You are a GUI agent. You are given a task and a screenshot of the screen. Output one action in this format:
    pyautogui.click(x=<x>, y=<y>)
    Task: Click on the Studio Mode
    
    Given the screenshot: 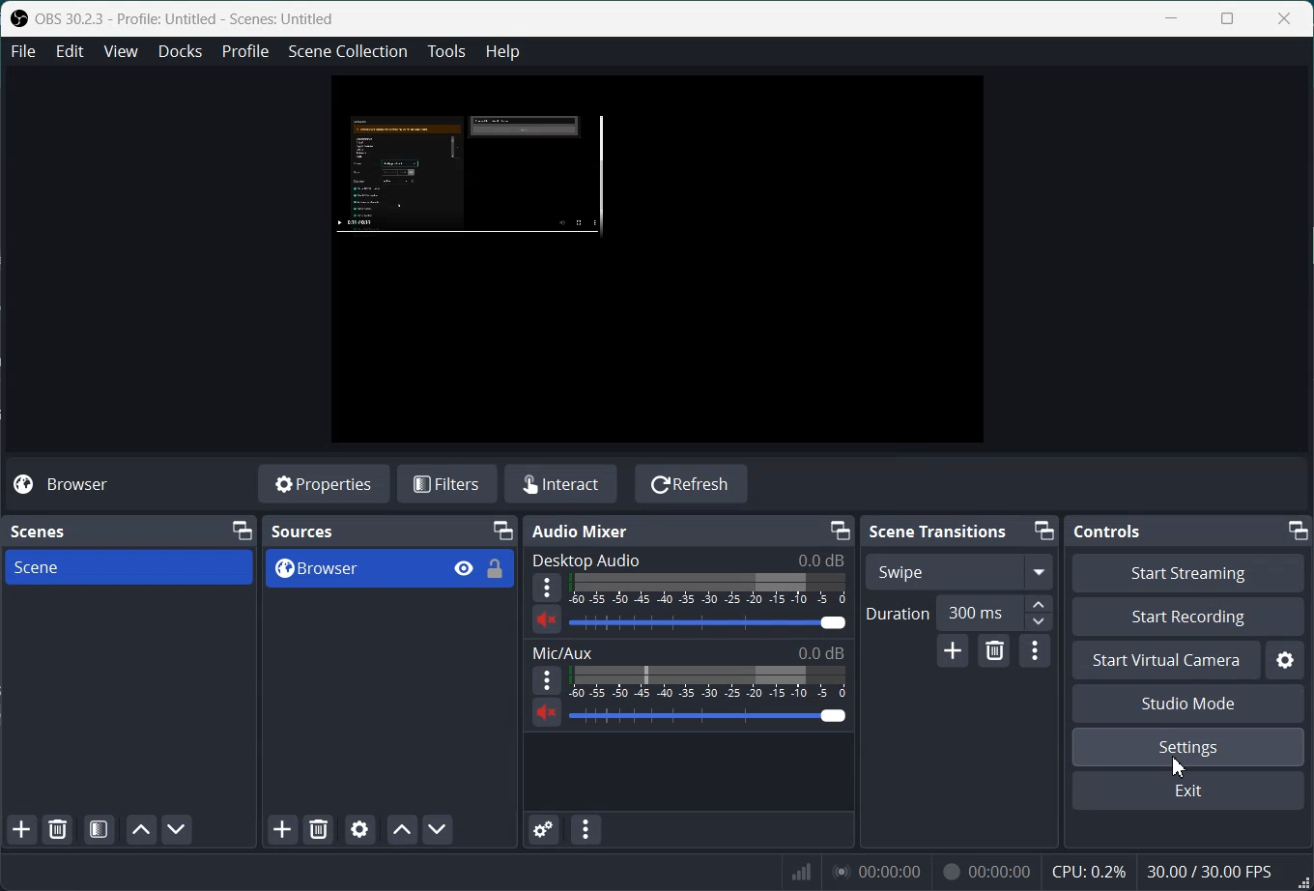 What is the action you would take?
    pyautogui.click(x=1187, y=704)
    